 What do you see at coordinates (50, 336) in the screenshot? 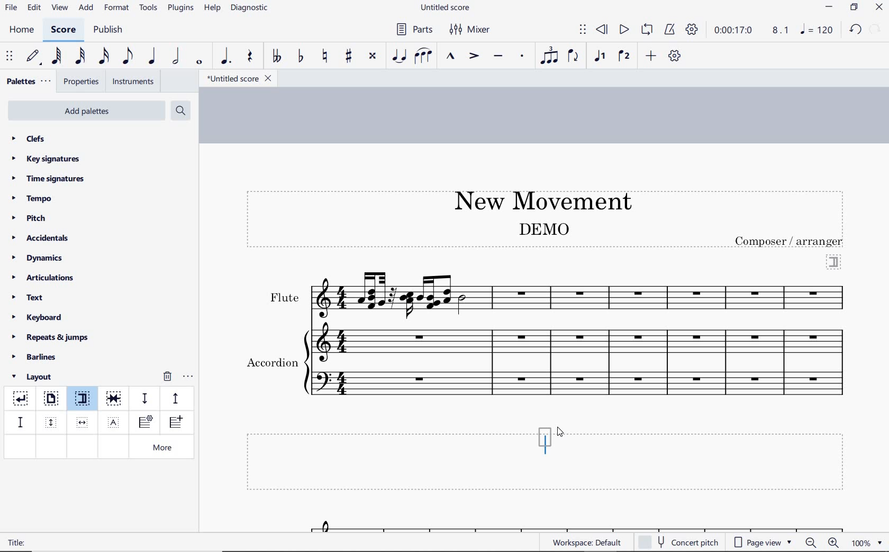
I see `repeats & jumps` at bounding box center [50, 336].